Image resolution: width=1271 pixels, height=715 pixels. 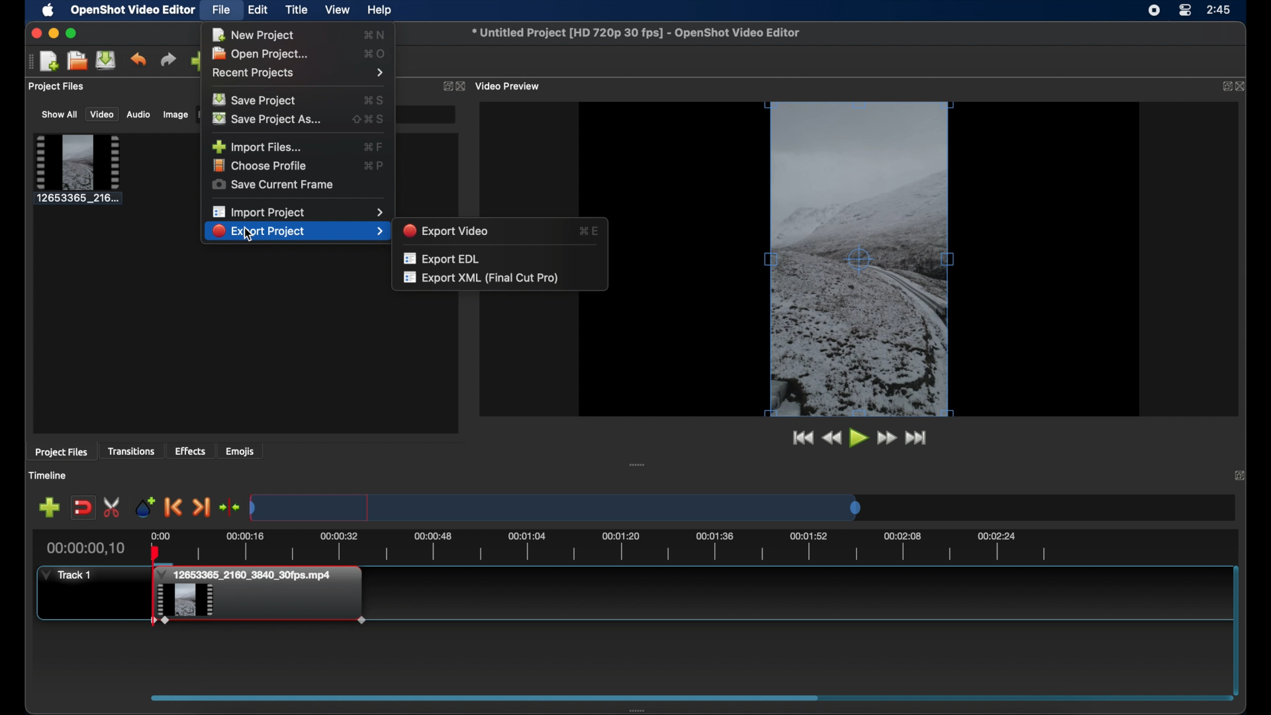 I want to click on choose profile, so click(x=262, y=166).